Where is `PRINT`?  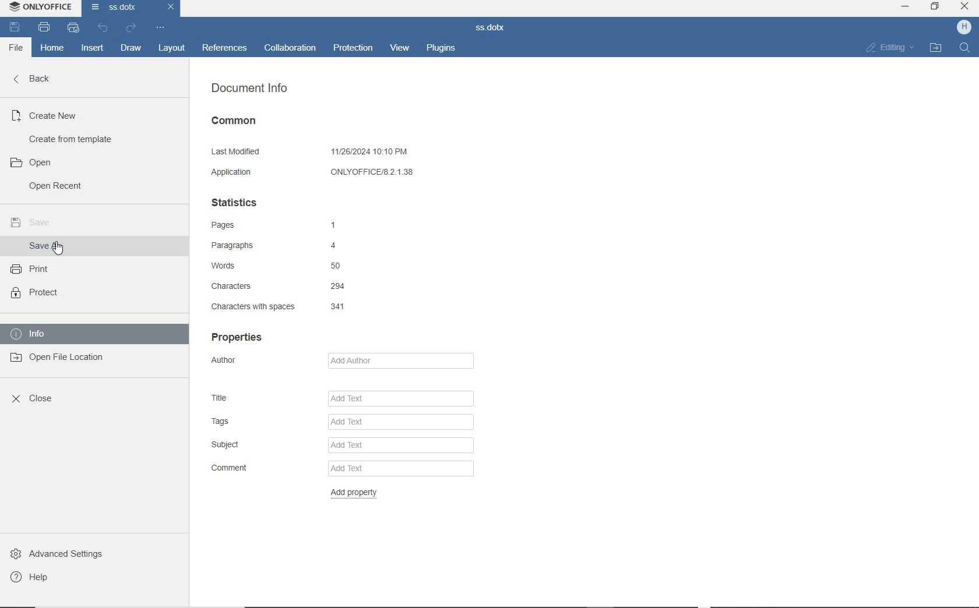 PRINT is located at coordinates (44, 27).